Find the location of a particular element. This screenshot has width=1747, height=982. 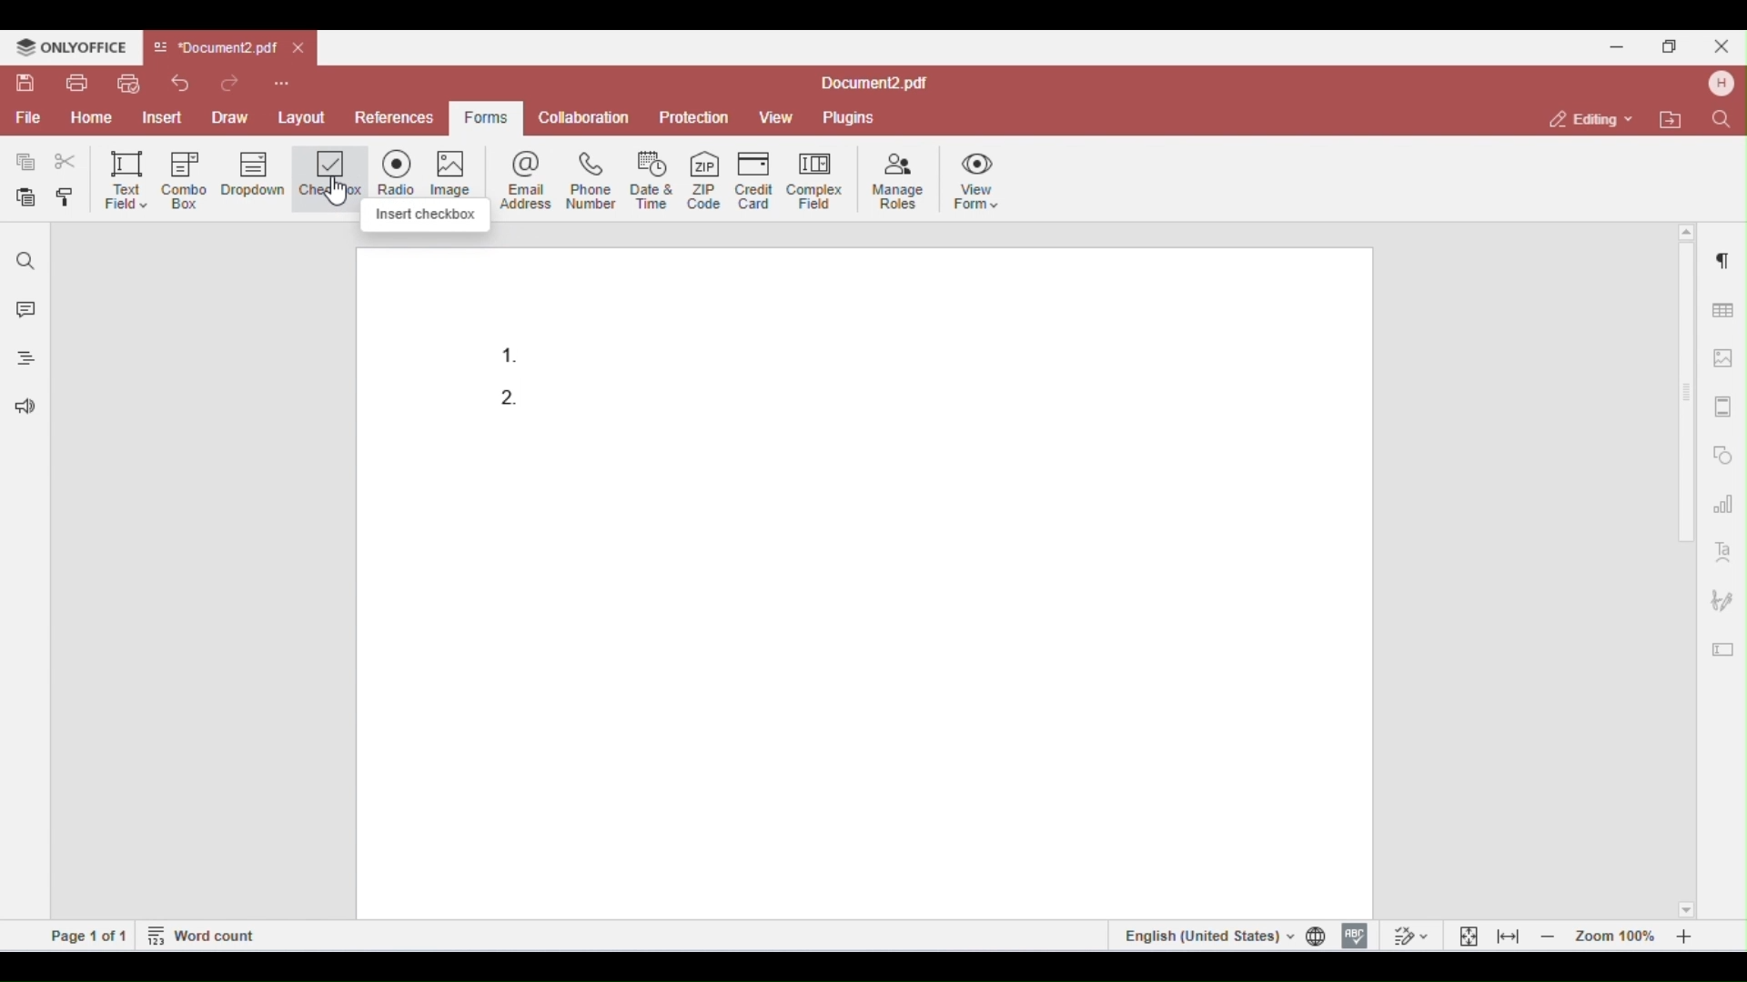

protection is located at coordinates (695, 118).